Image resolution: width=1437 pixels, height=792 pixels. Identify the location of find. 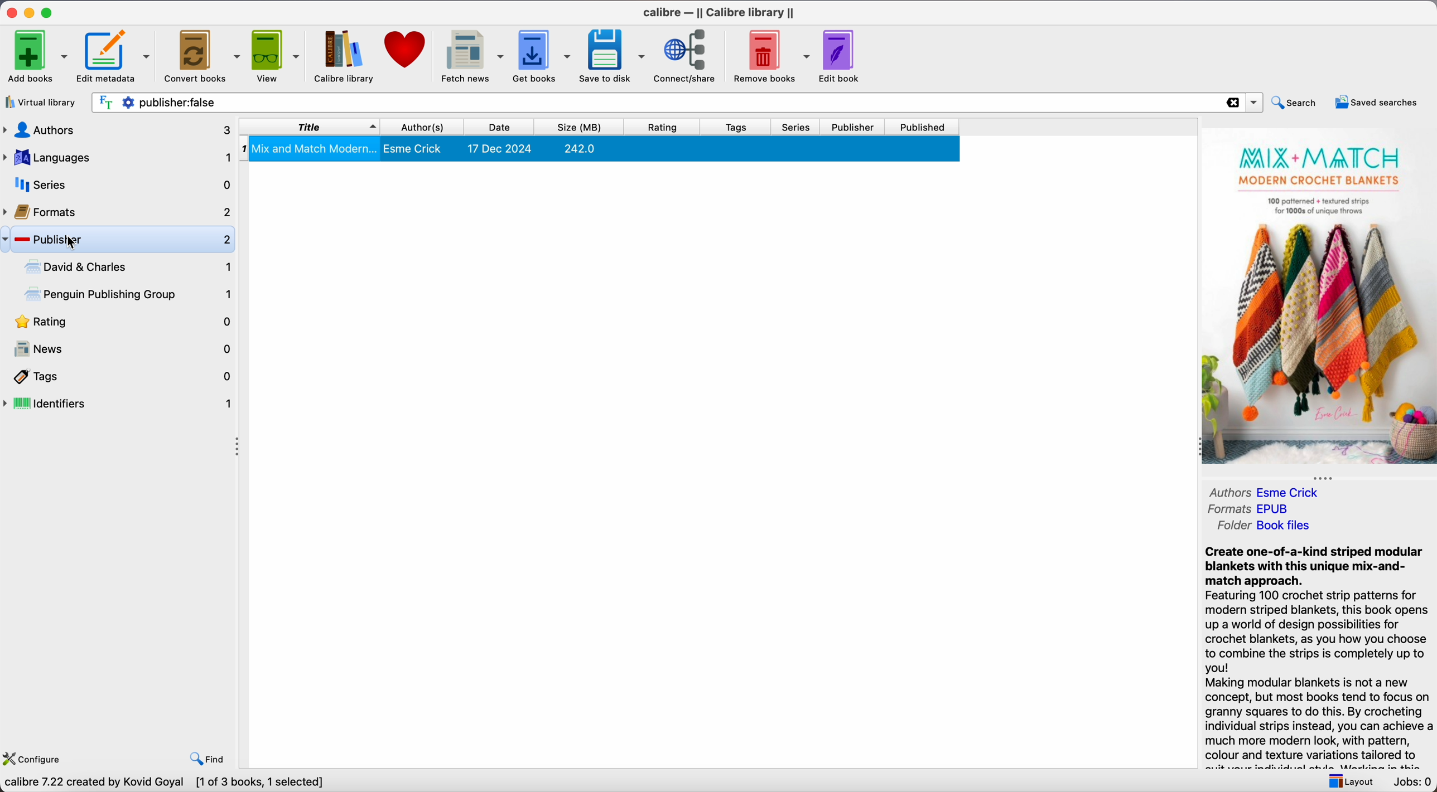
(209, 758).